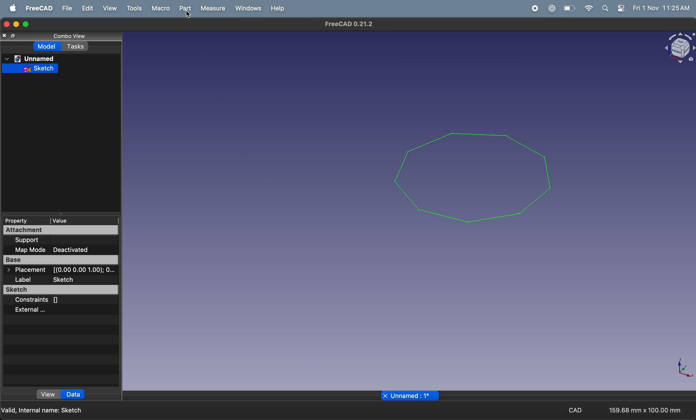  Describe the element at coordinates (30, 250) in the screenshot. I see `map mode` at that location.